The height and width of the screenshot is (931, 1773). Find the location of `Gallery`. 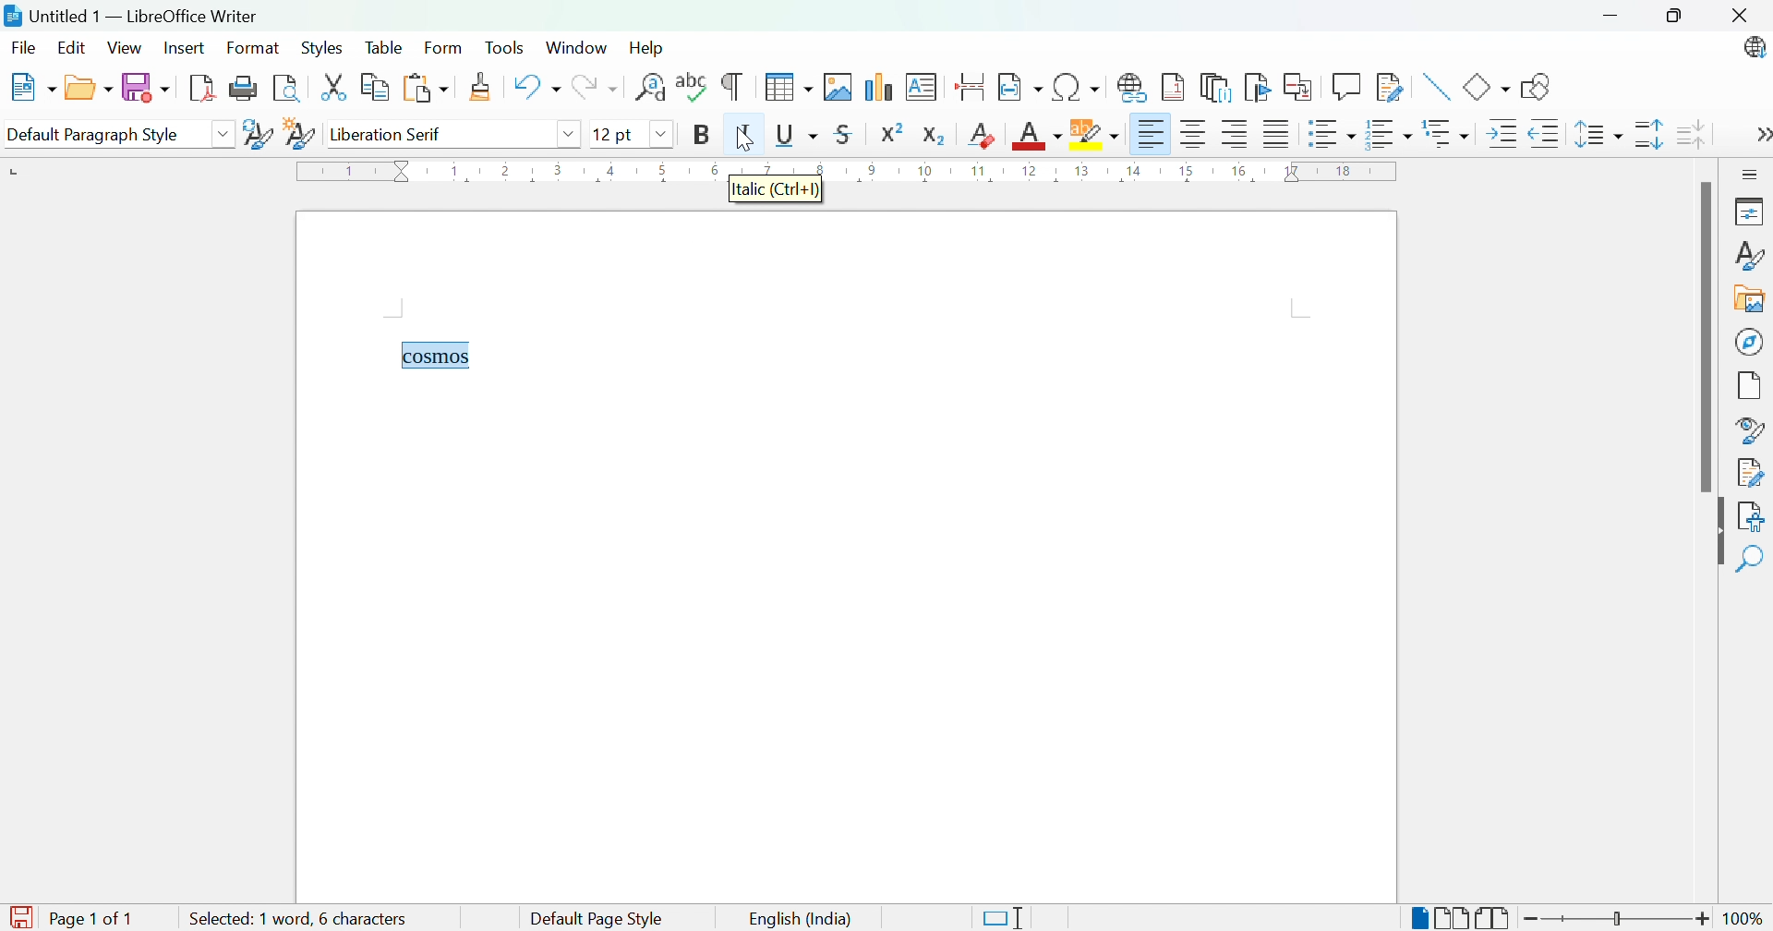

Gallery is located at coordinates (1746, 298).